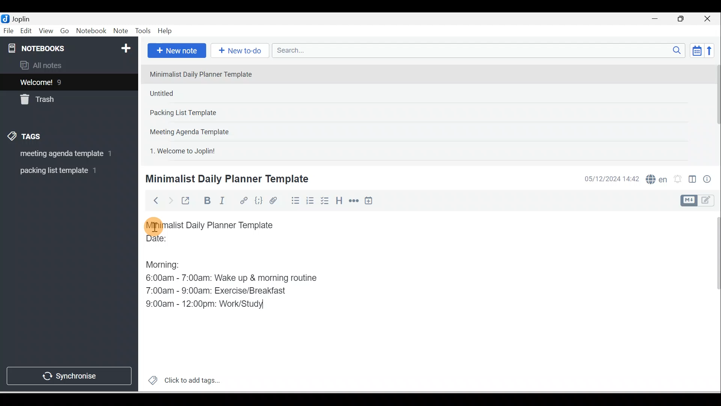 The image size is (721, 406). I want to click on Cursor, so click(154, 226).